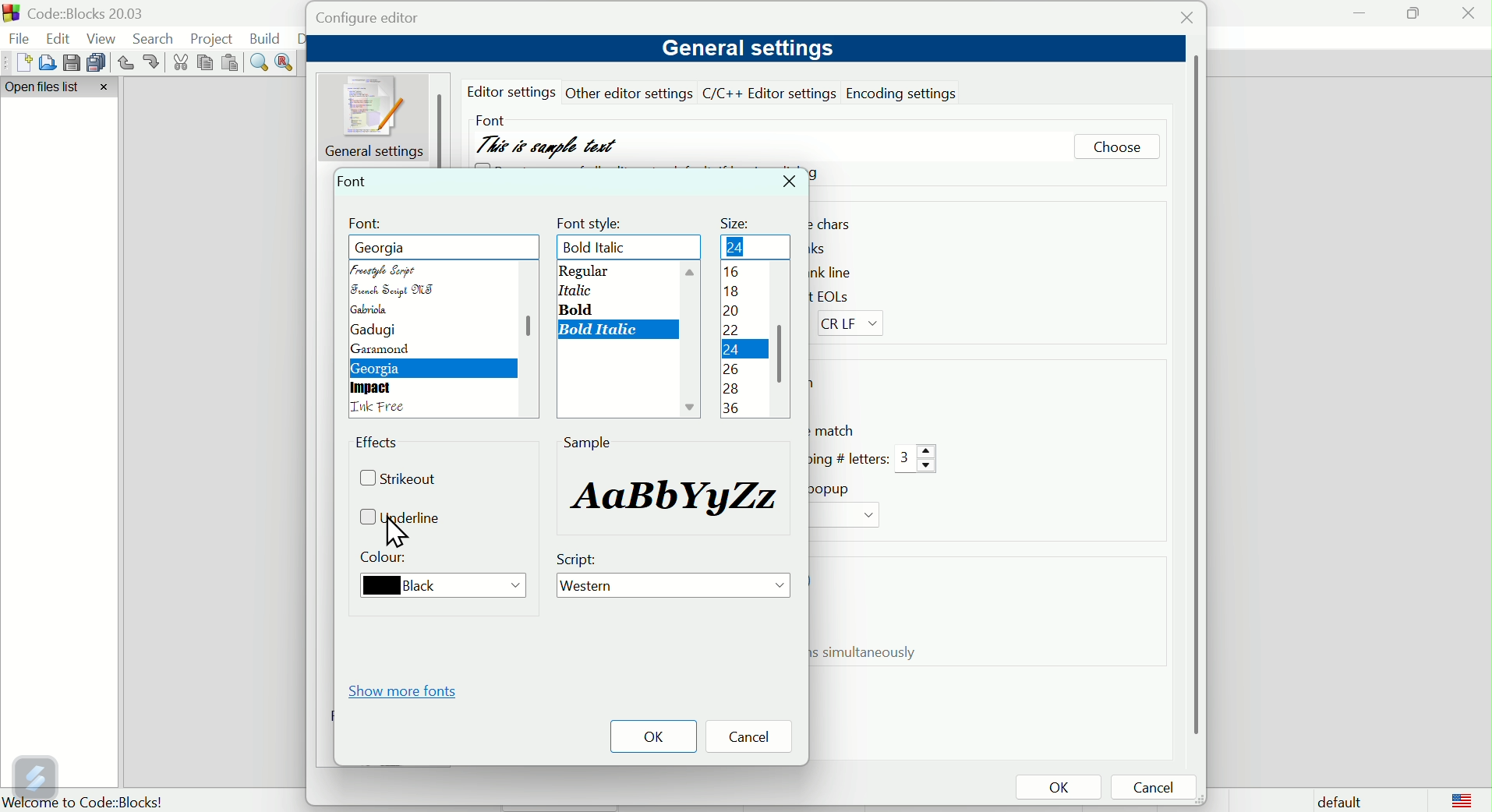  I want to click on Configure editor, so click(384, 19).